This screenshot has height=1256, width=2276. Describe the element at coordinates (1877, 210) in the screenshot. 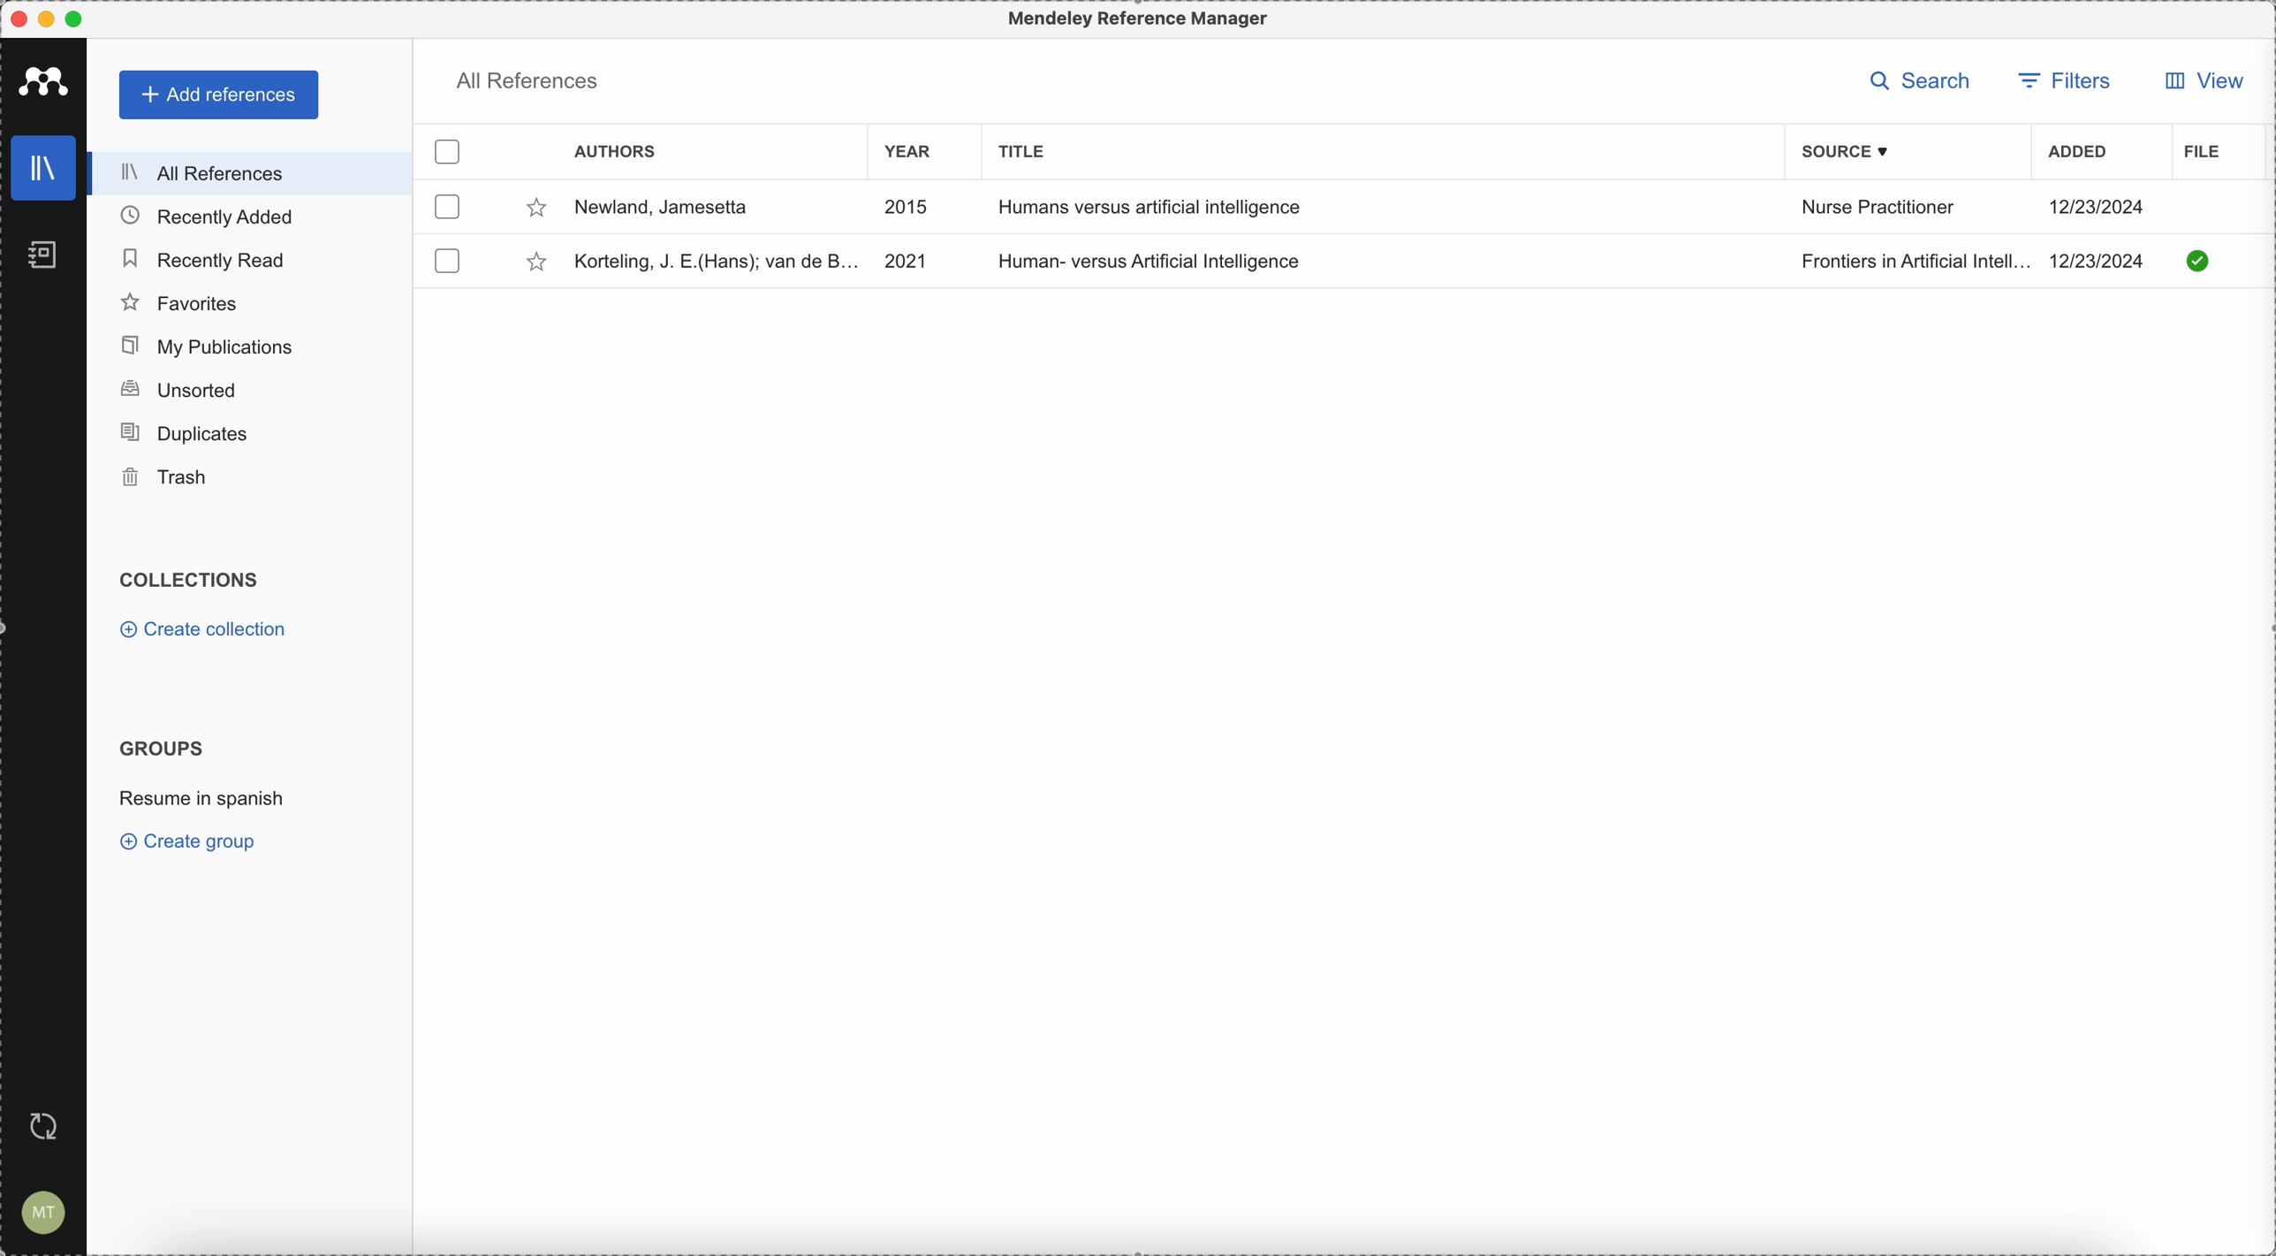

I see `Nurse Practitioner` at that location.